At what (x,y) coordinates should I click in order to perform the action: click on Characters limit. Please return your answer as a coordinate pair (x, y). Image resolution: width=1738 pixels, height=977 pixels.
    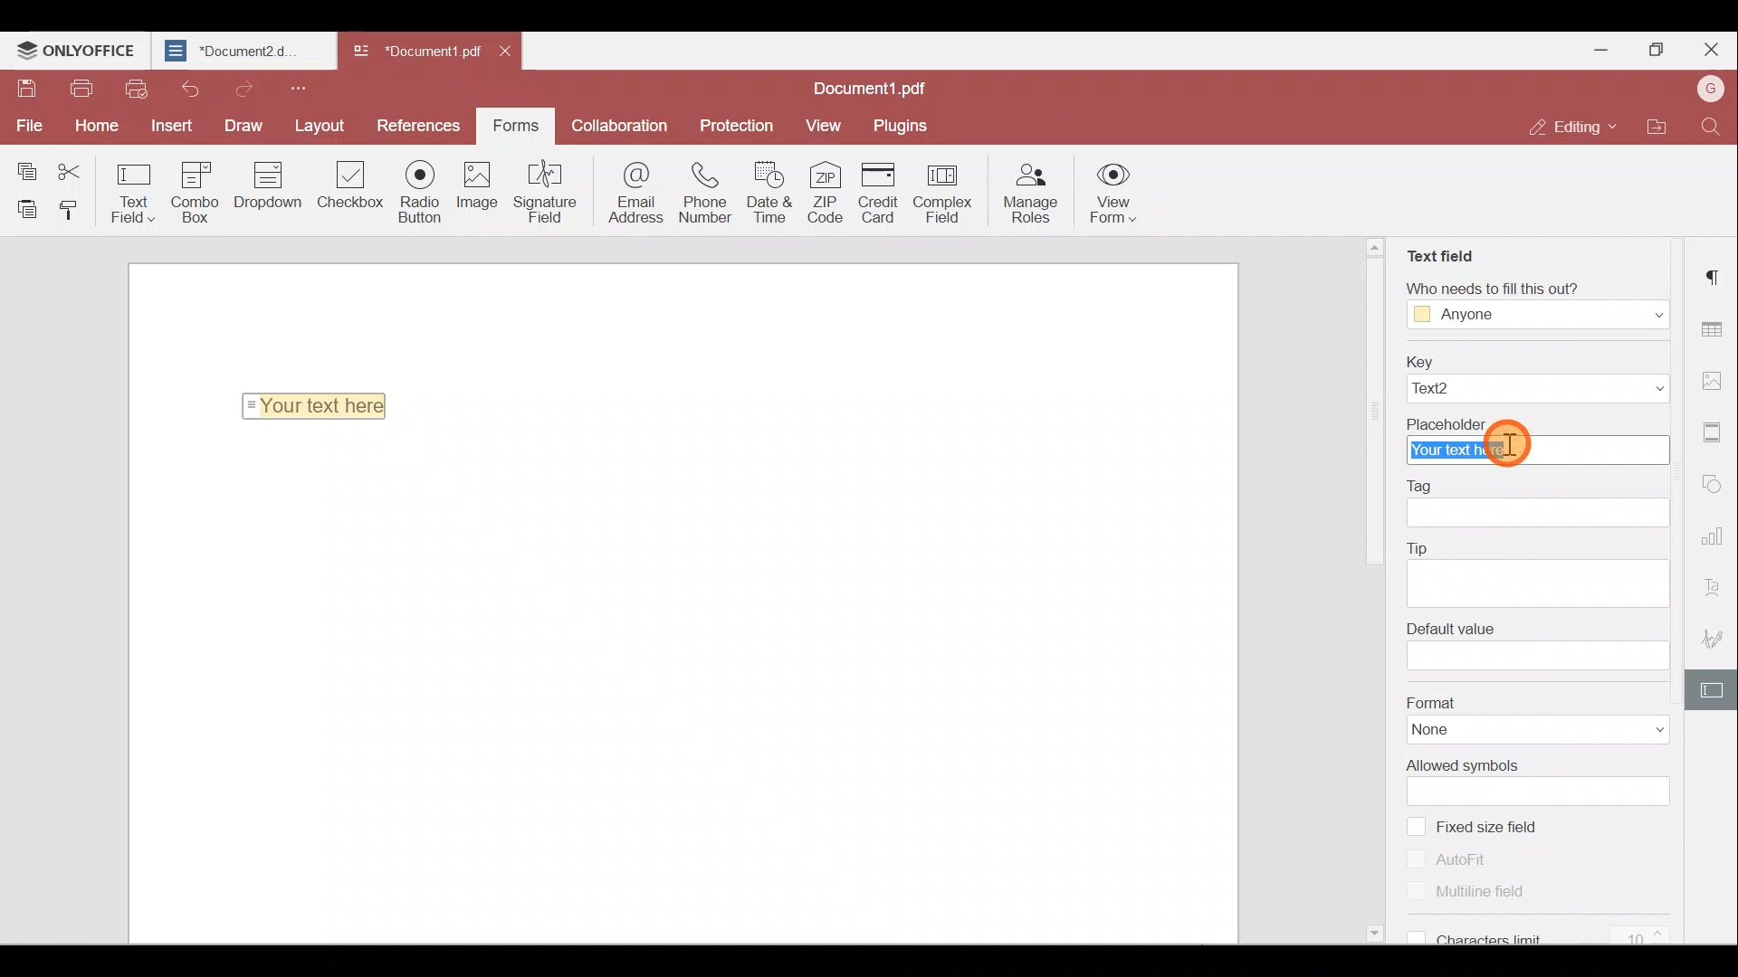
    Looking at the image, I should click on (1553, 937).